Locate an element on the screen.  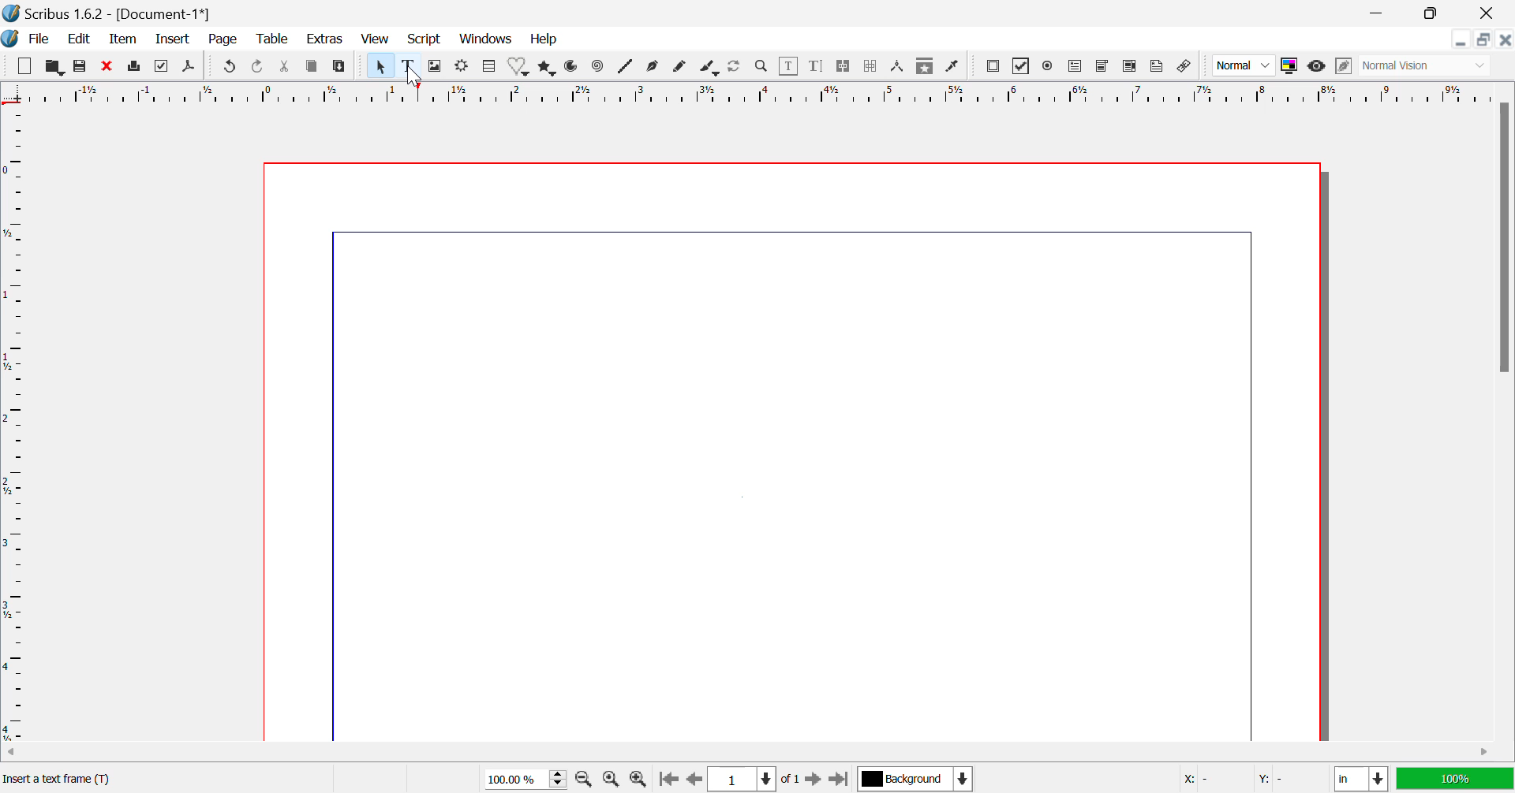
Insert a text frame(T) is located at coordinates (60, 779).